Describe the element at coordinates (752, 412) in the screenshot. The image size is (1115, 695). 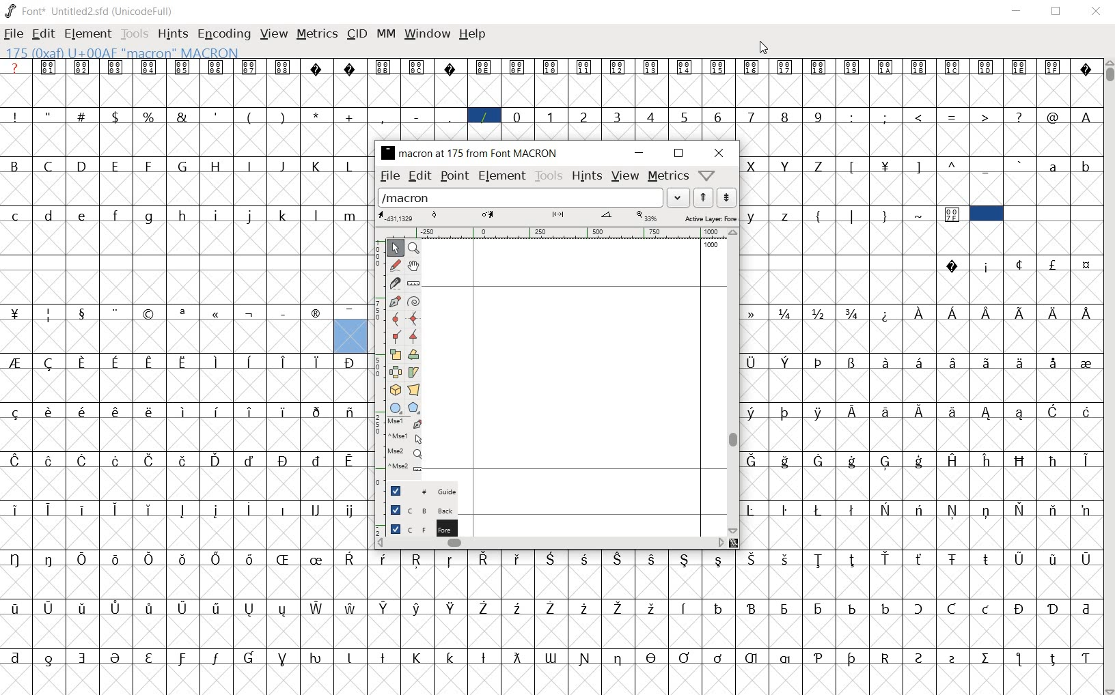
I see `Symbol` at that location.